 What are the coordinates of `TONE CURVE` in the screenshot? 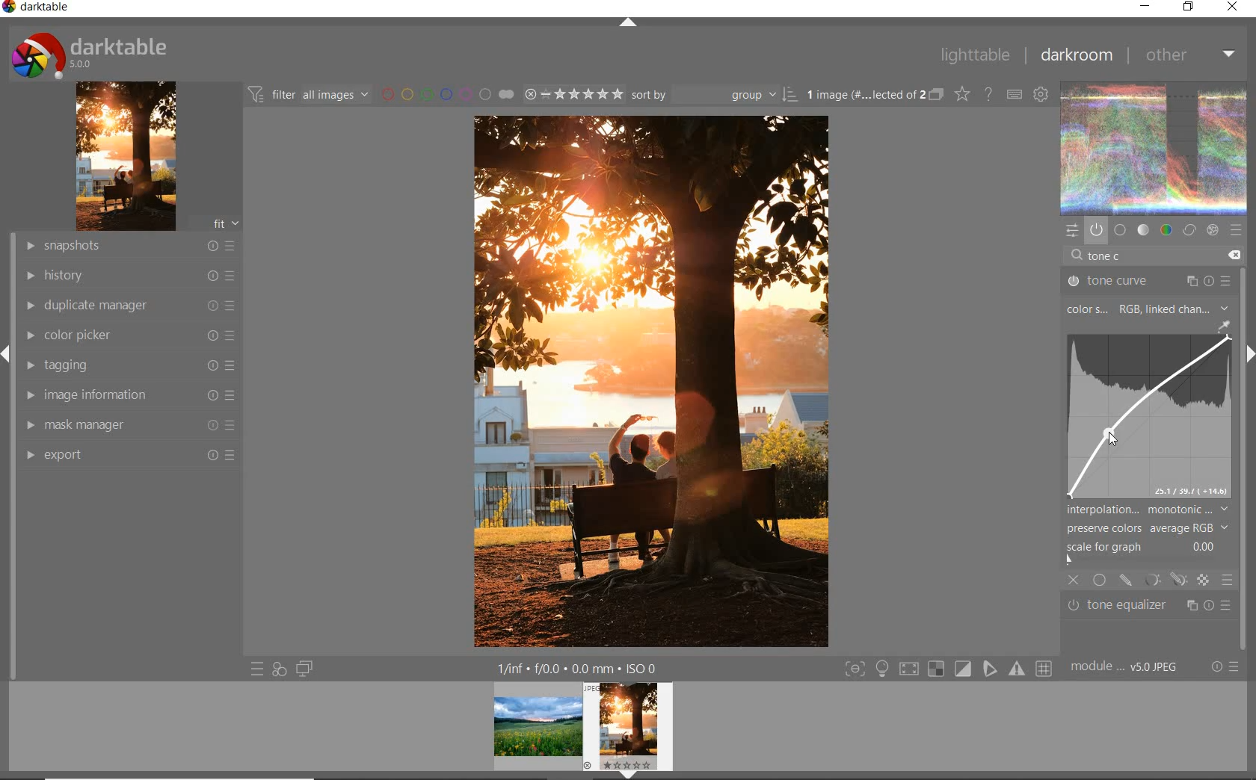 It's located at (1149, 279).